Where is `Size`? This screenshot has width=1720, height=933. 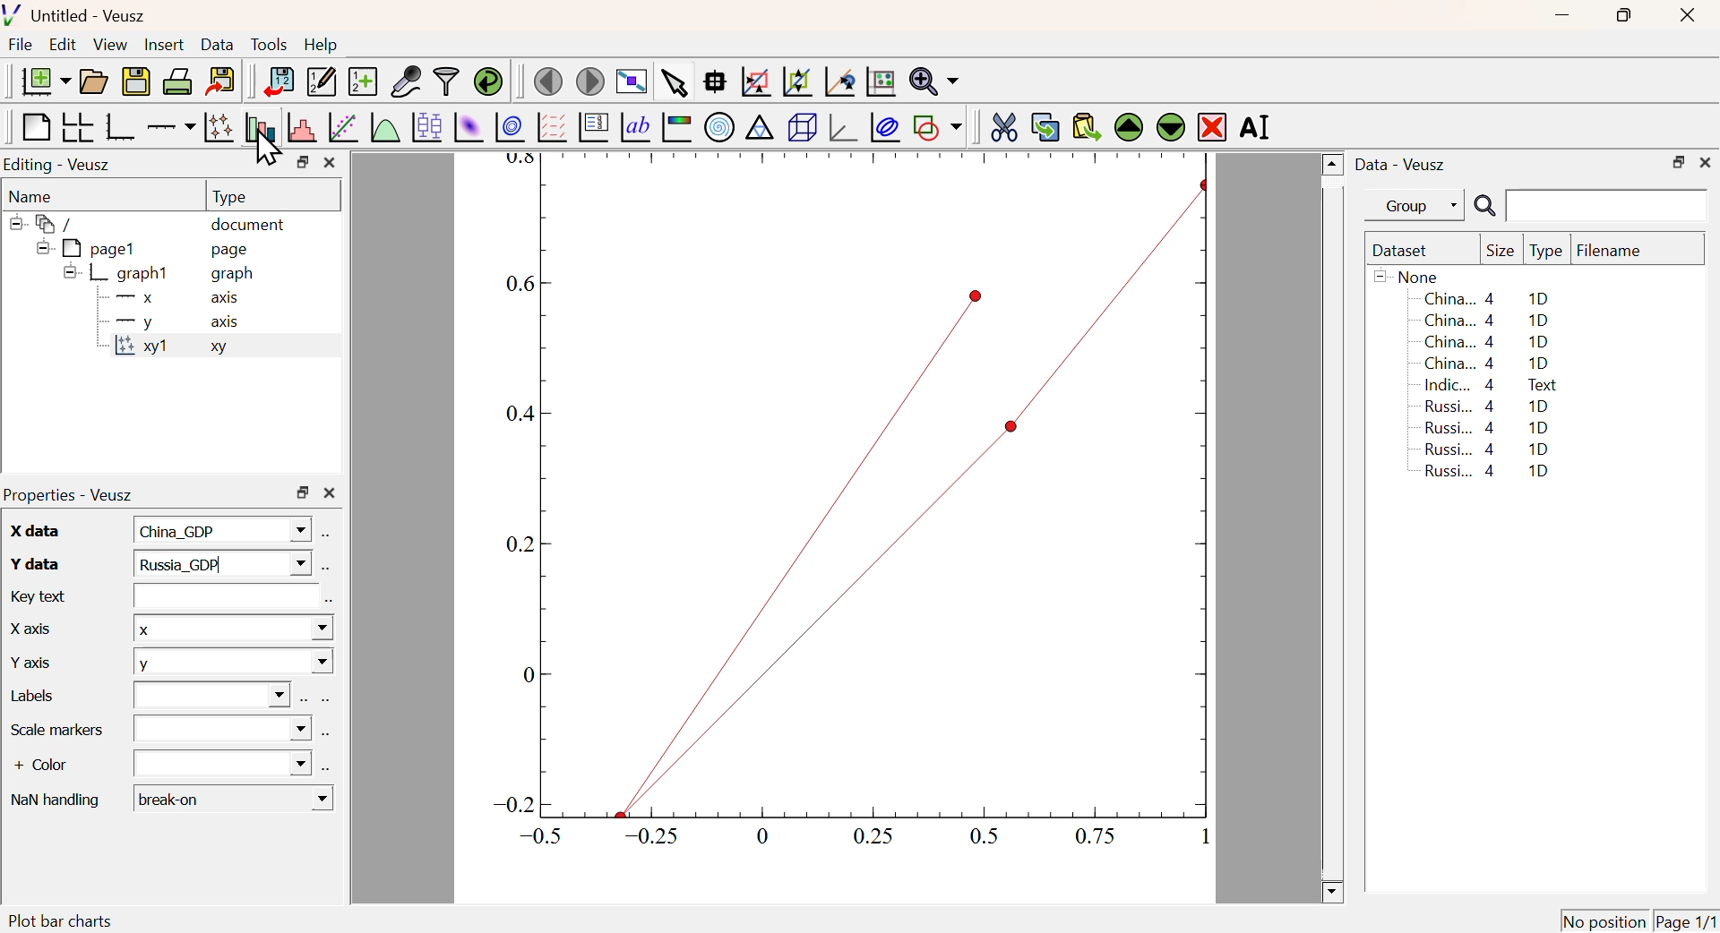
Size is located at coordinates (1501, 252).